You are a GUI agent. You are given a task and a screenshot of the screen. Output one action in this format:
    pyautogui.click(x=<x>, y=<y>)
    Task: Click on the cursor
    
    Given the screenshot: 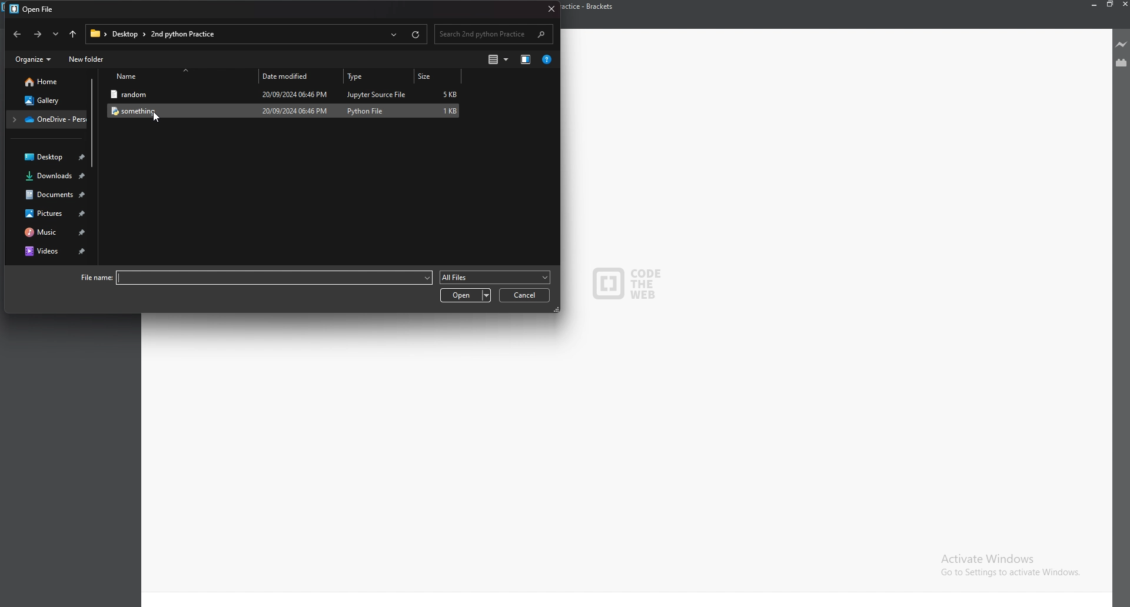 What is the action you would take?
    pyautogui.click(x=158, y=118)
    